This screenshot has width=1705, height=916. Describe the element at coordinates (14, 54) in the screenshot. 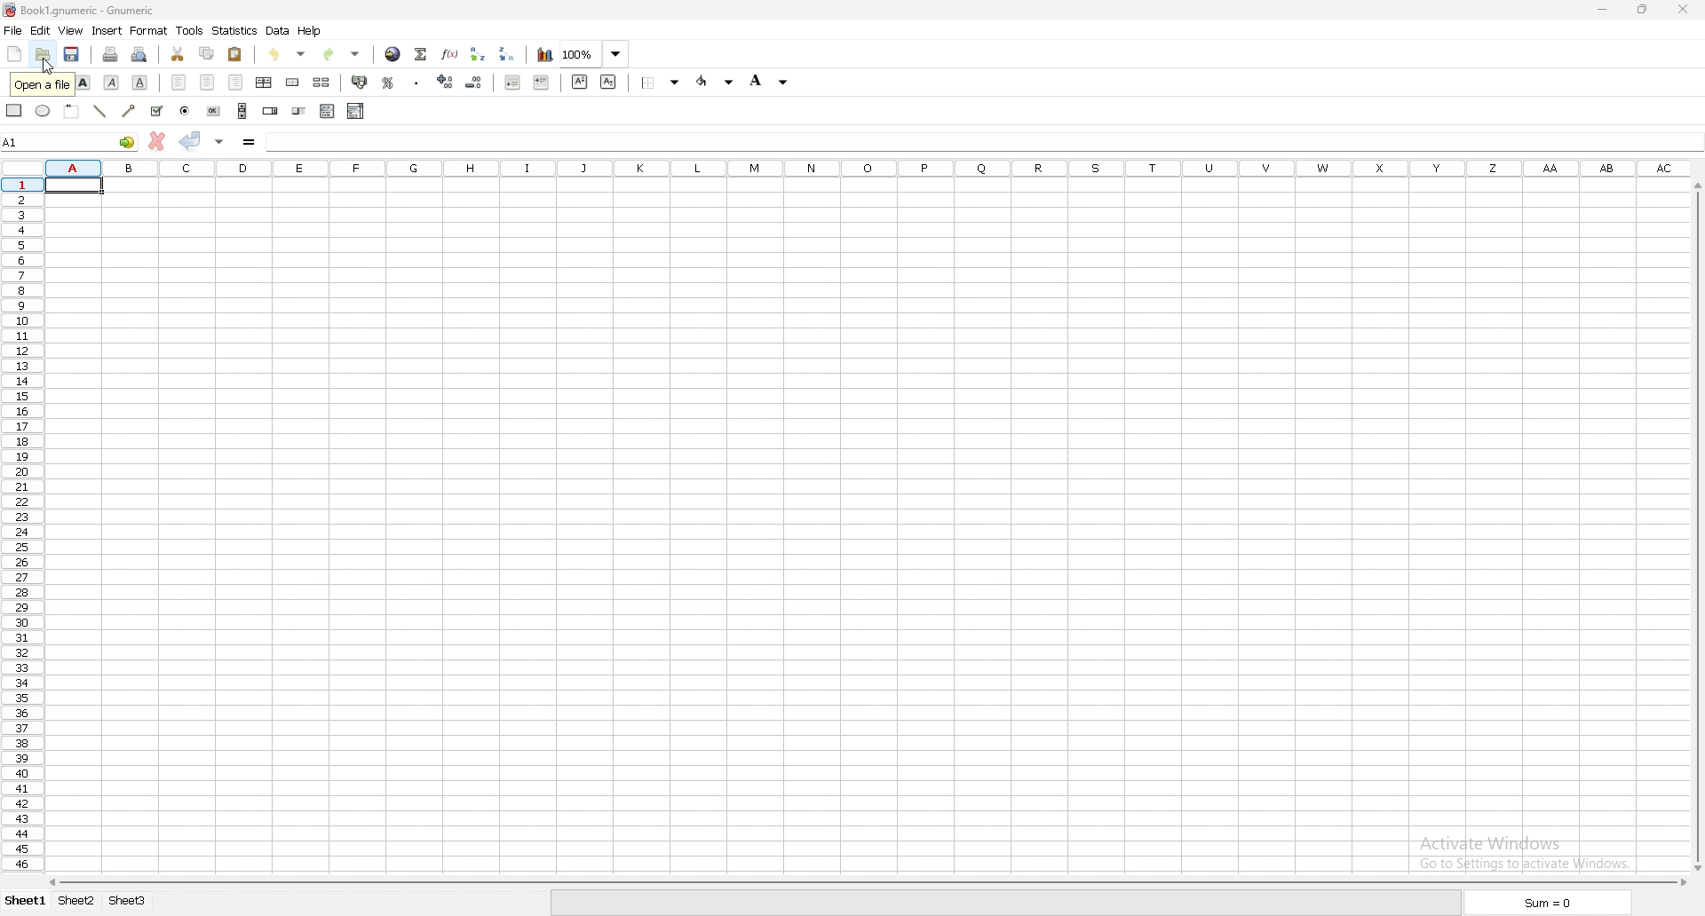

I see `new` at that location.